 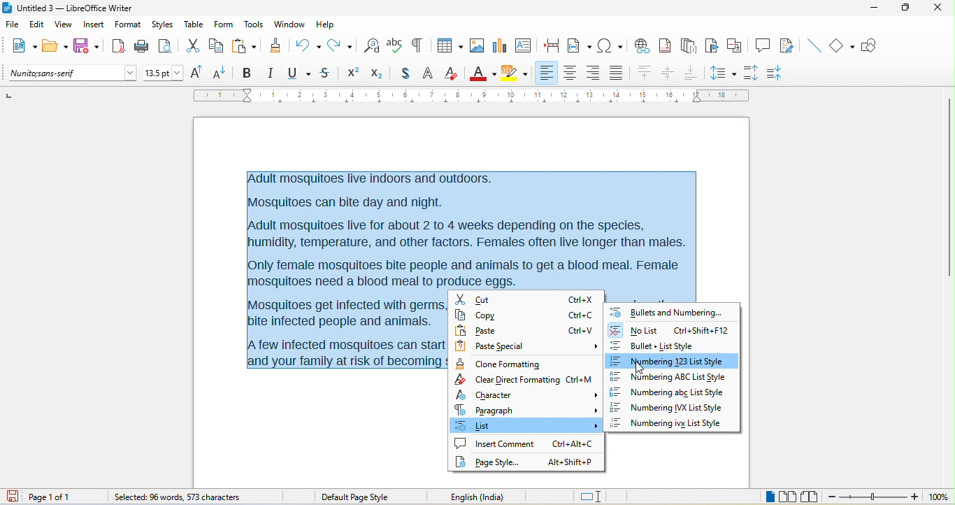 What do you see at coordinates (342, 45) in the screenshot?
I see `redo` at bounding box center [342, 45].